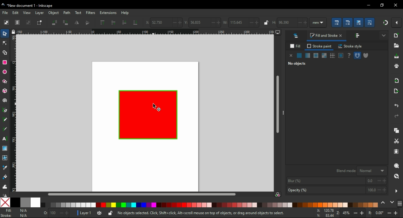  What do you see at coordinates (303, 22) in the screenshot?
I see `increase/decrease` at bounding box center [303, 22].